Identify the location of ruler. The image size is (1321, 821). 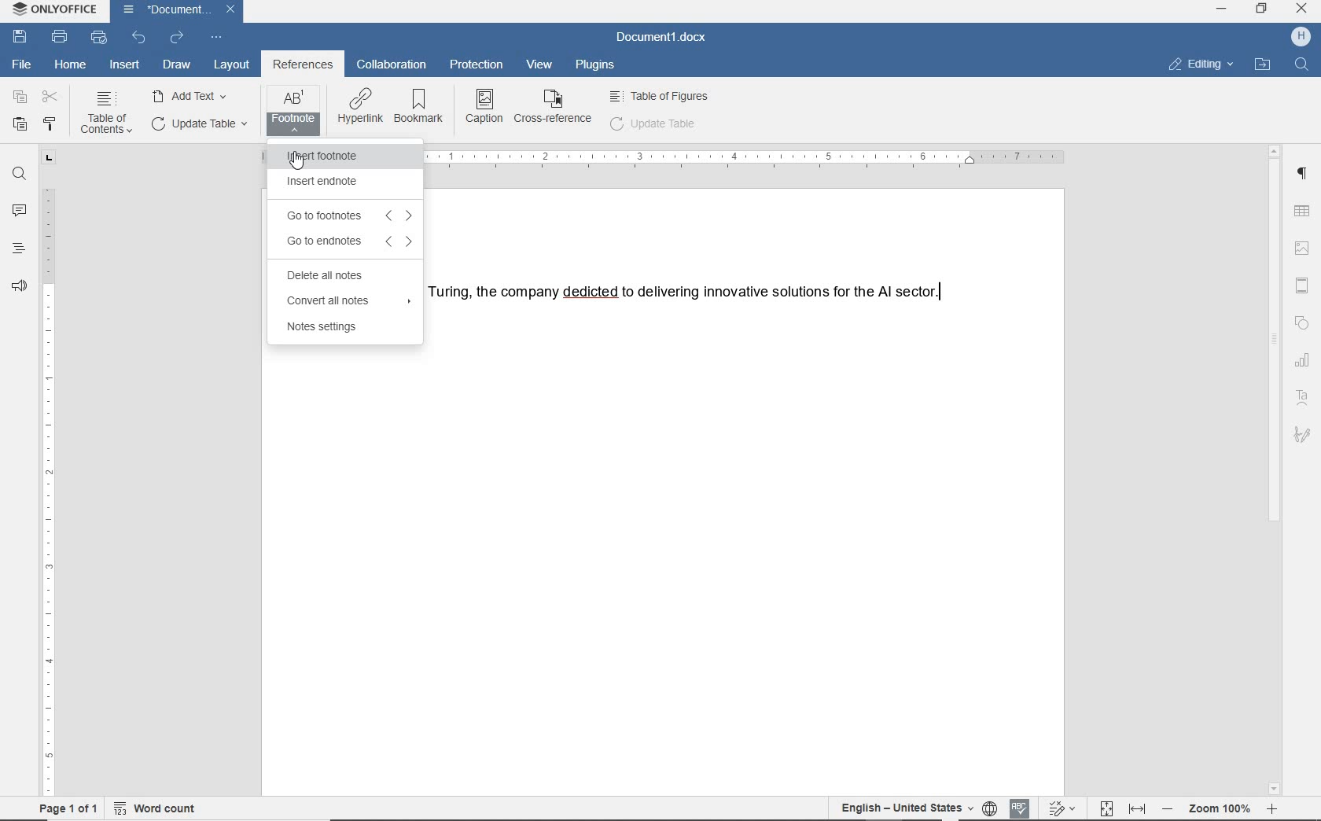
(50, 475).